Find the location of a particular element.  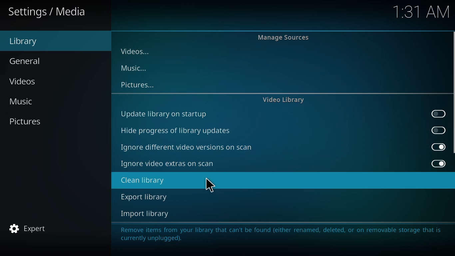

enabled is located at coordinates (438, 147).